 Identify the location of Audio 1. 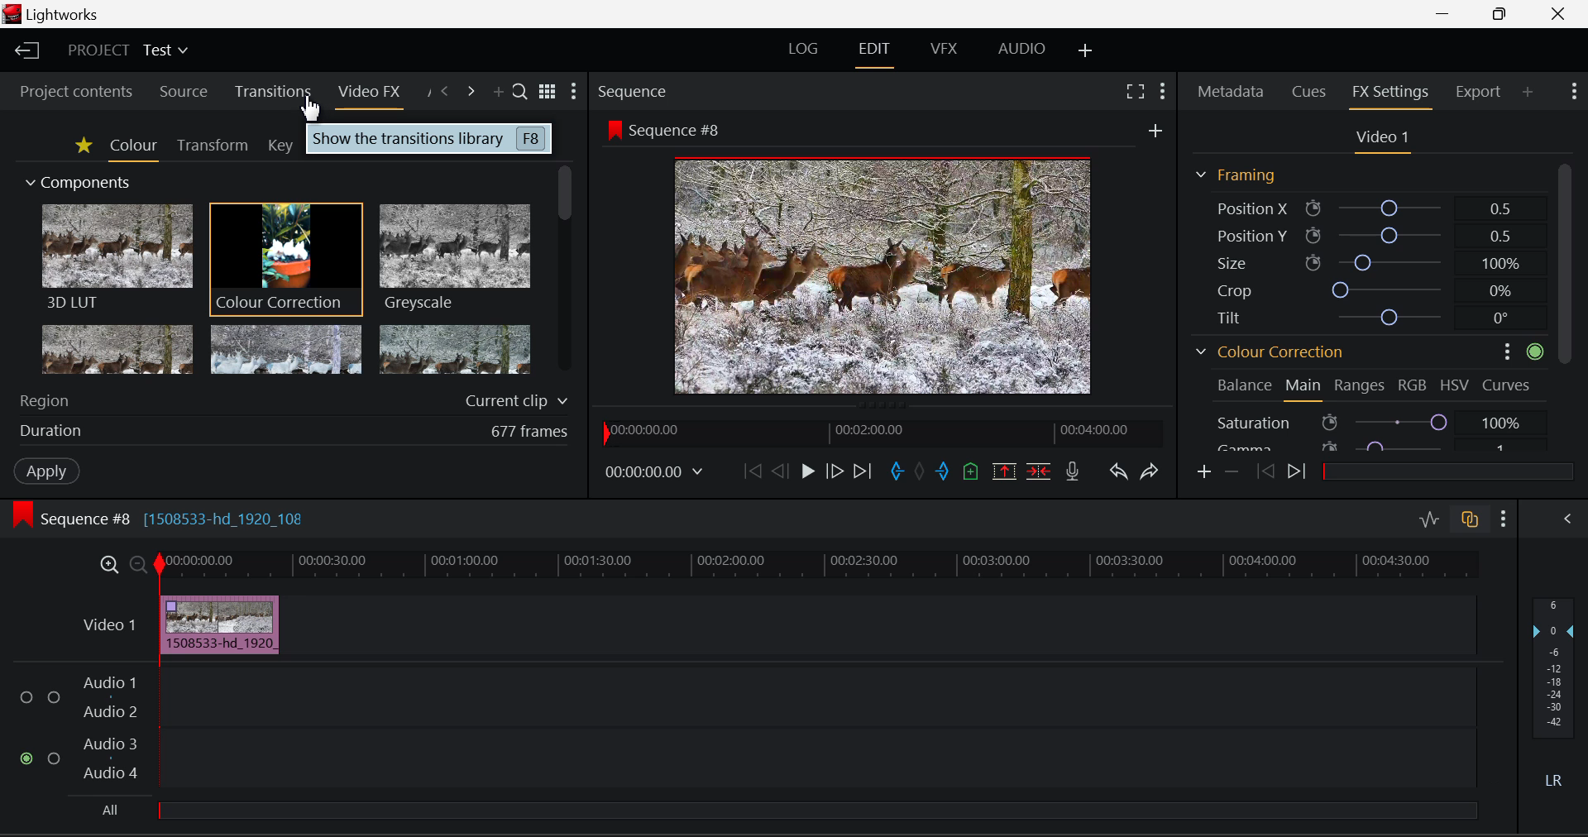
(109, 683).